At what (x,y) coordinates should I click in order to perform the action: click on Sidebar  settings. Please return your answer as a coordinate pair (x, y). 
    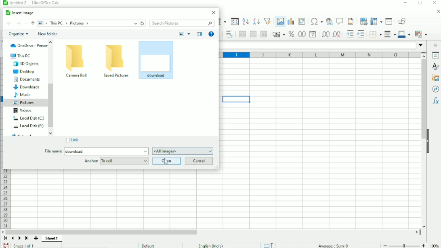
    Looking at the image, I should click on (435, 46).